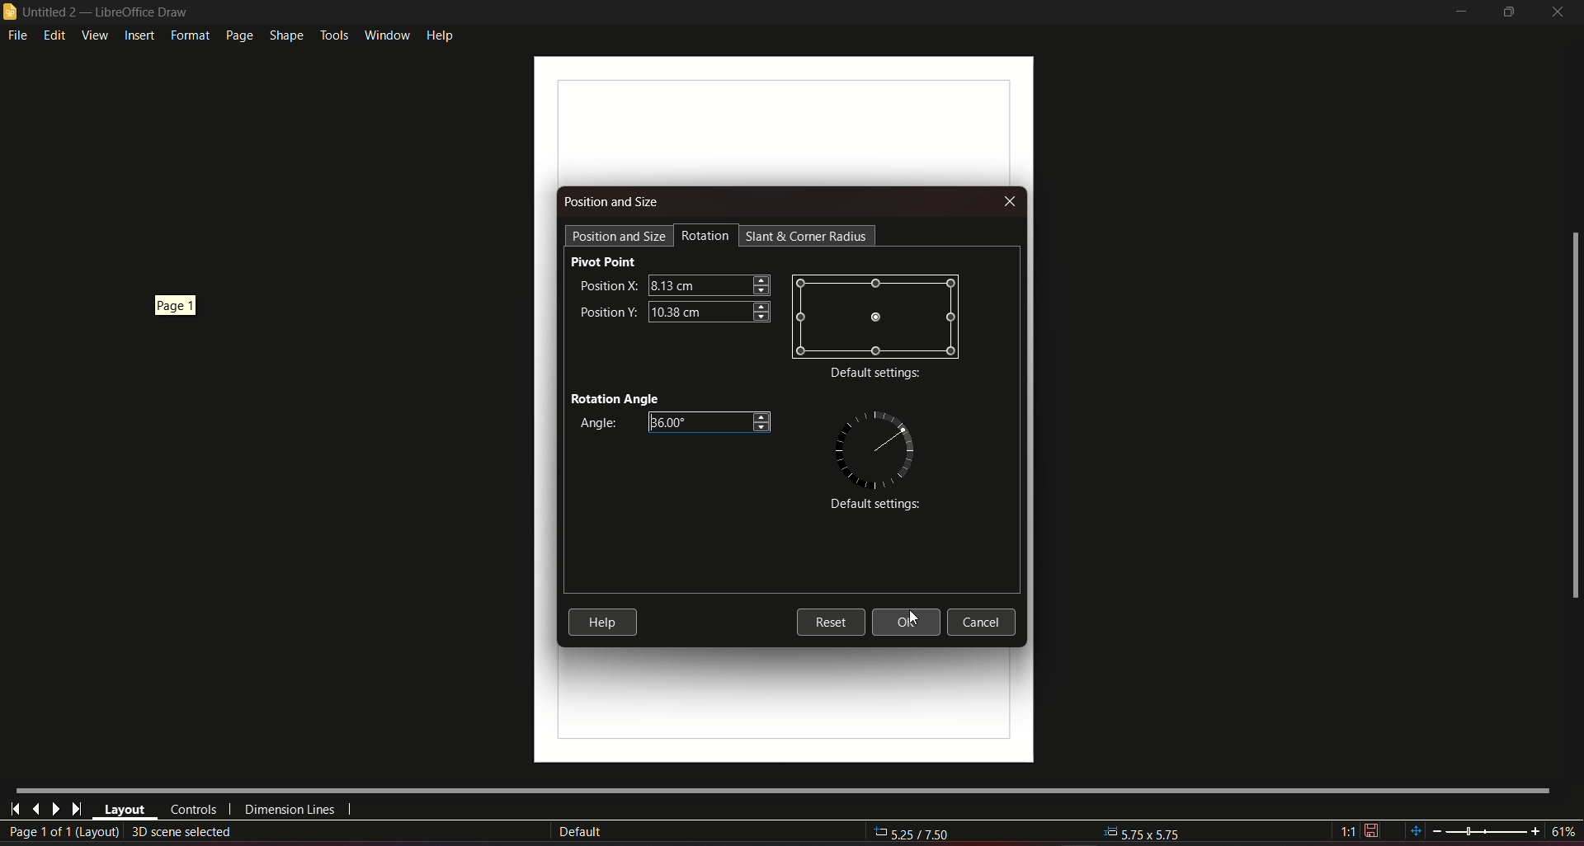  I want to click on Horizontal scroll bar, so click(781, 788).